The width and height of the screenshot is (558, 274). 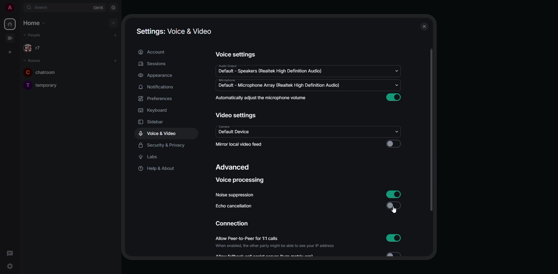 I want to click on audio output, so click(x=227, y=66).